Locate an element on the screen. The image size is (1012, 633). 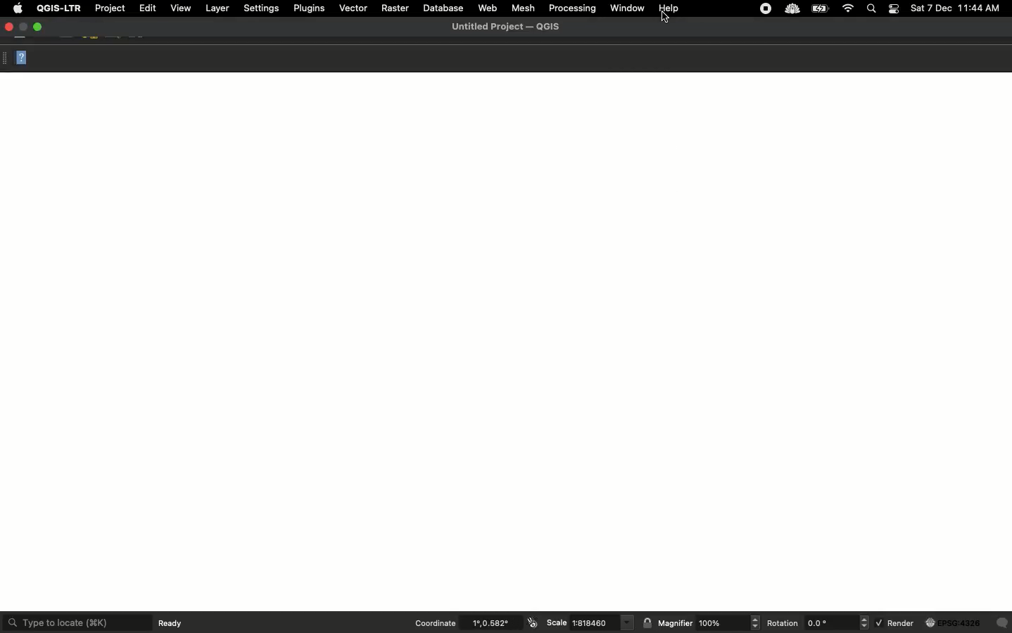
Restore is located at coordinates (23, 25).